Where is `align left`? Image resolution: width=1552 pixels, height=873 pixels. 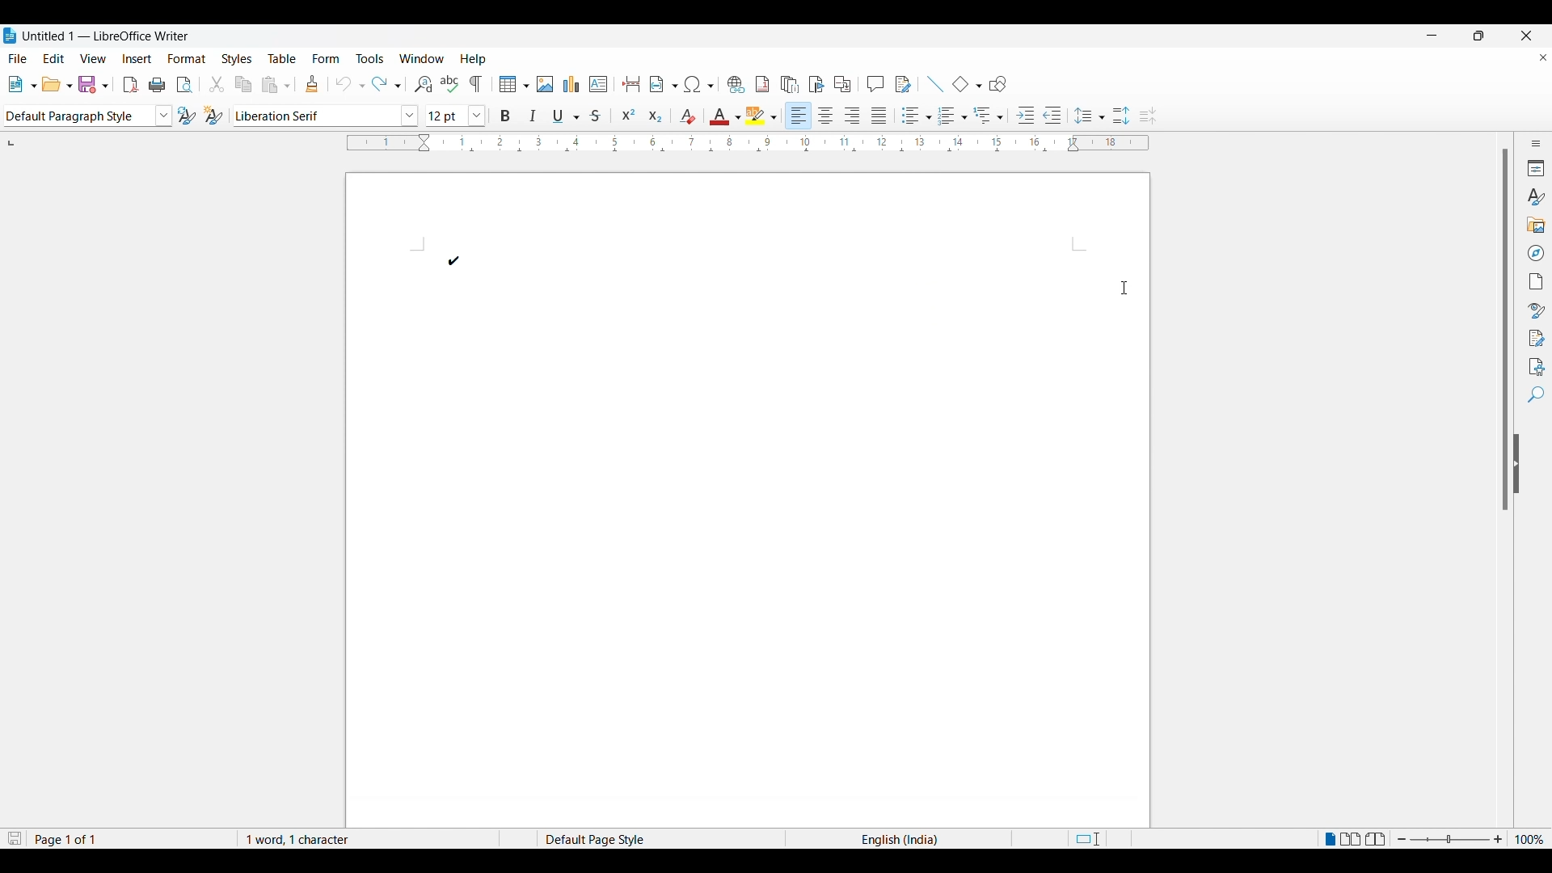 align left is located at coordinates (798, 113).